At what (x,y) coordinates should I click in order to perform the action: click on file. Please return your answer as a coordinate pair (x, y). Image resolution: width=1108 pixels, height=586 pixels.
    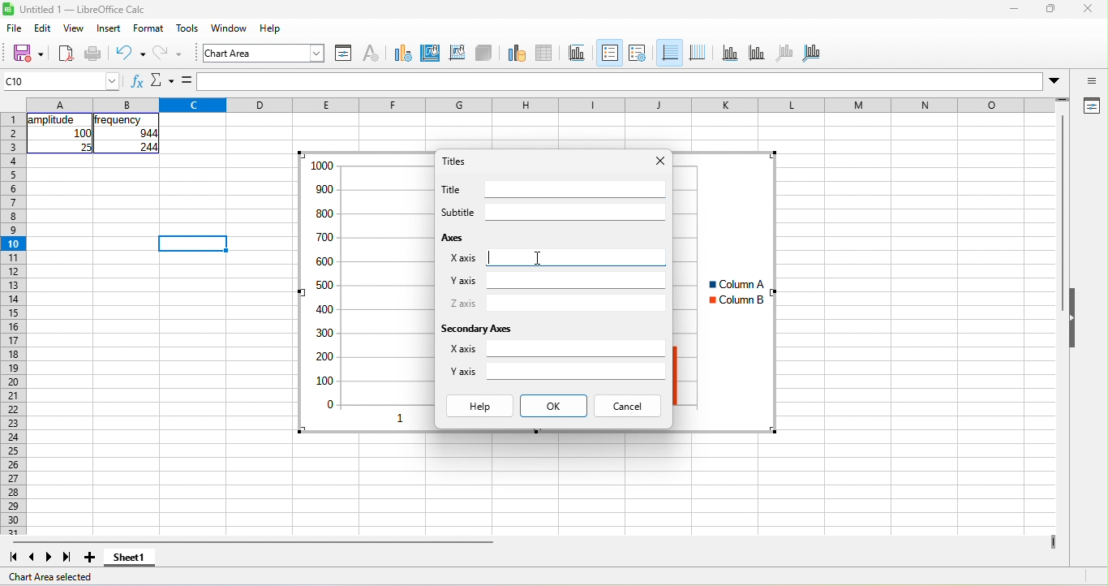
    Looking at the image, I should click on (15, 28).